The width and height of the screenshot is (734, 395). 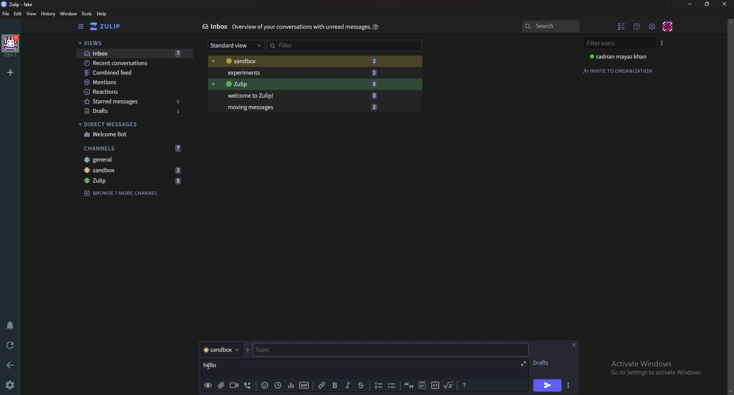 What do you see at coordinates (464, 385) in the screenshot?
I see `format message` at bounding box center [464, 385].